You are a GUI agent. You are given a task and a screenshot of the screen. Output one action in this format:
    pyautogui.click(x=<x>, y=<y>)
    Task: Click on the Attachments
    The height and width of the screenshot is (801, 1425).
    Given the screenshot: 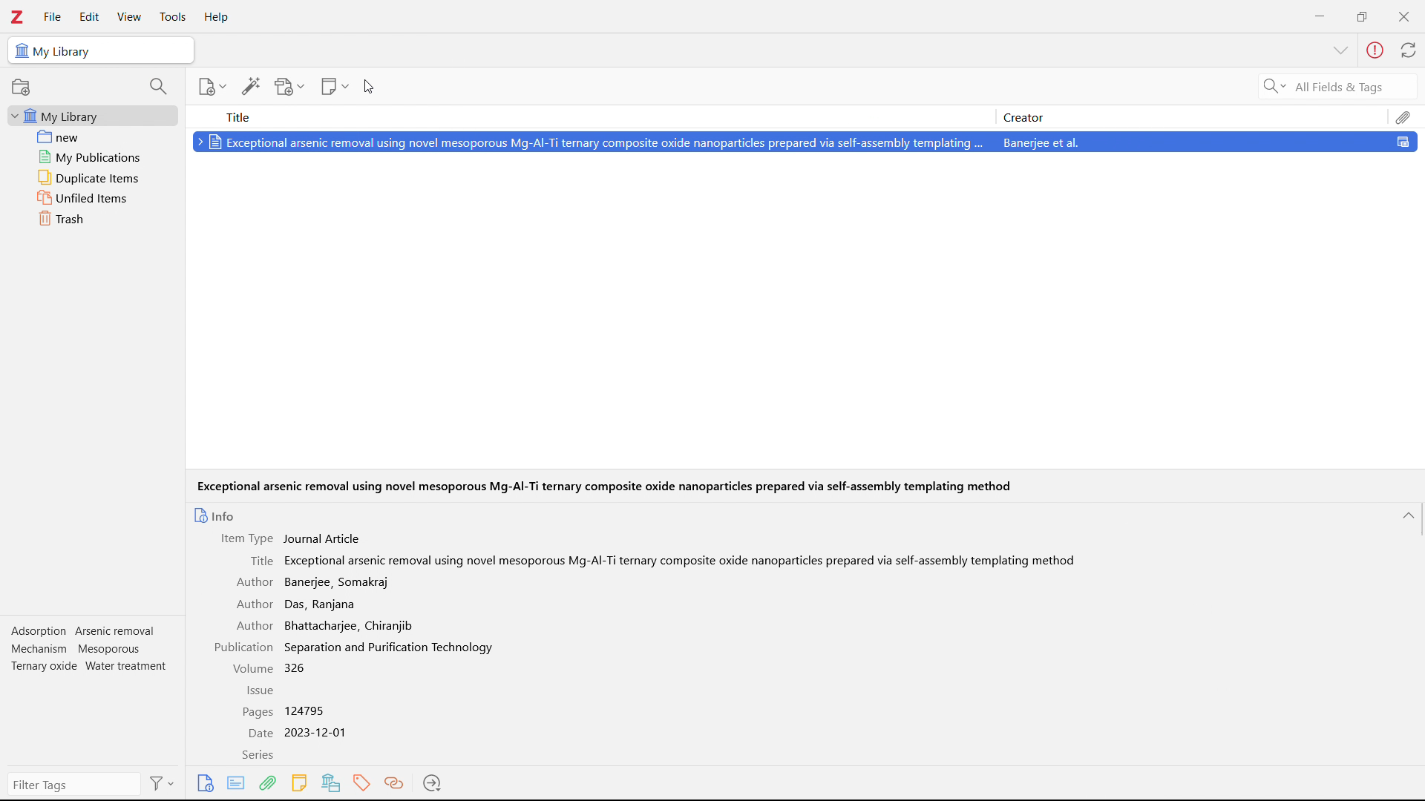 What is the action you would take?
    pyautogui.click(x=1406, y=116)
    